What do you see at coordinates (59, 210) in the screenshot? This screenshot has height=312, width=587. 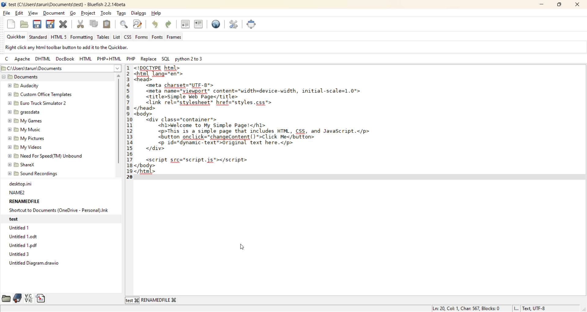 I see `Shortcut to Documents (OneDrive - Personal).Ink` at bounding box center [59, 210].